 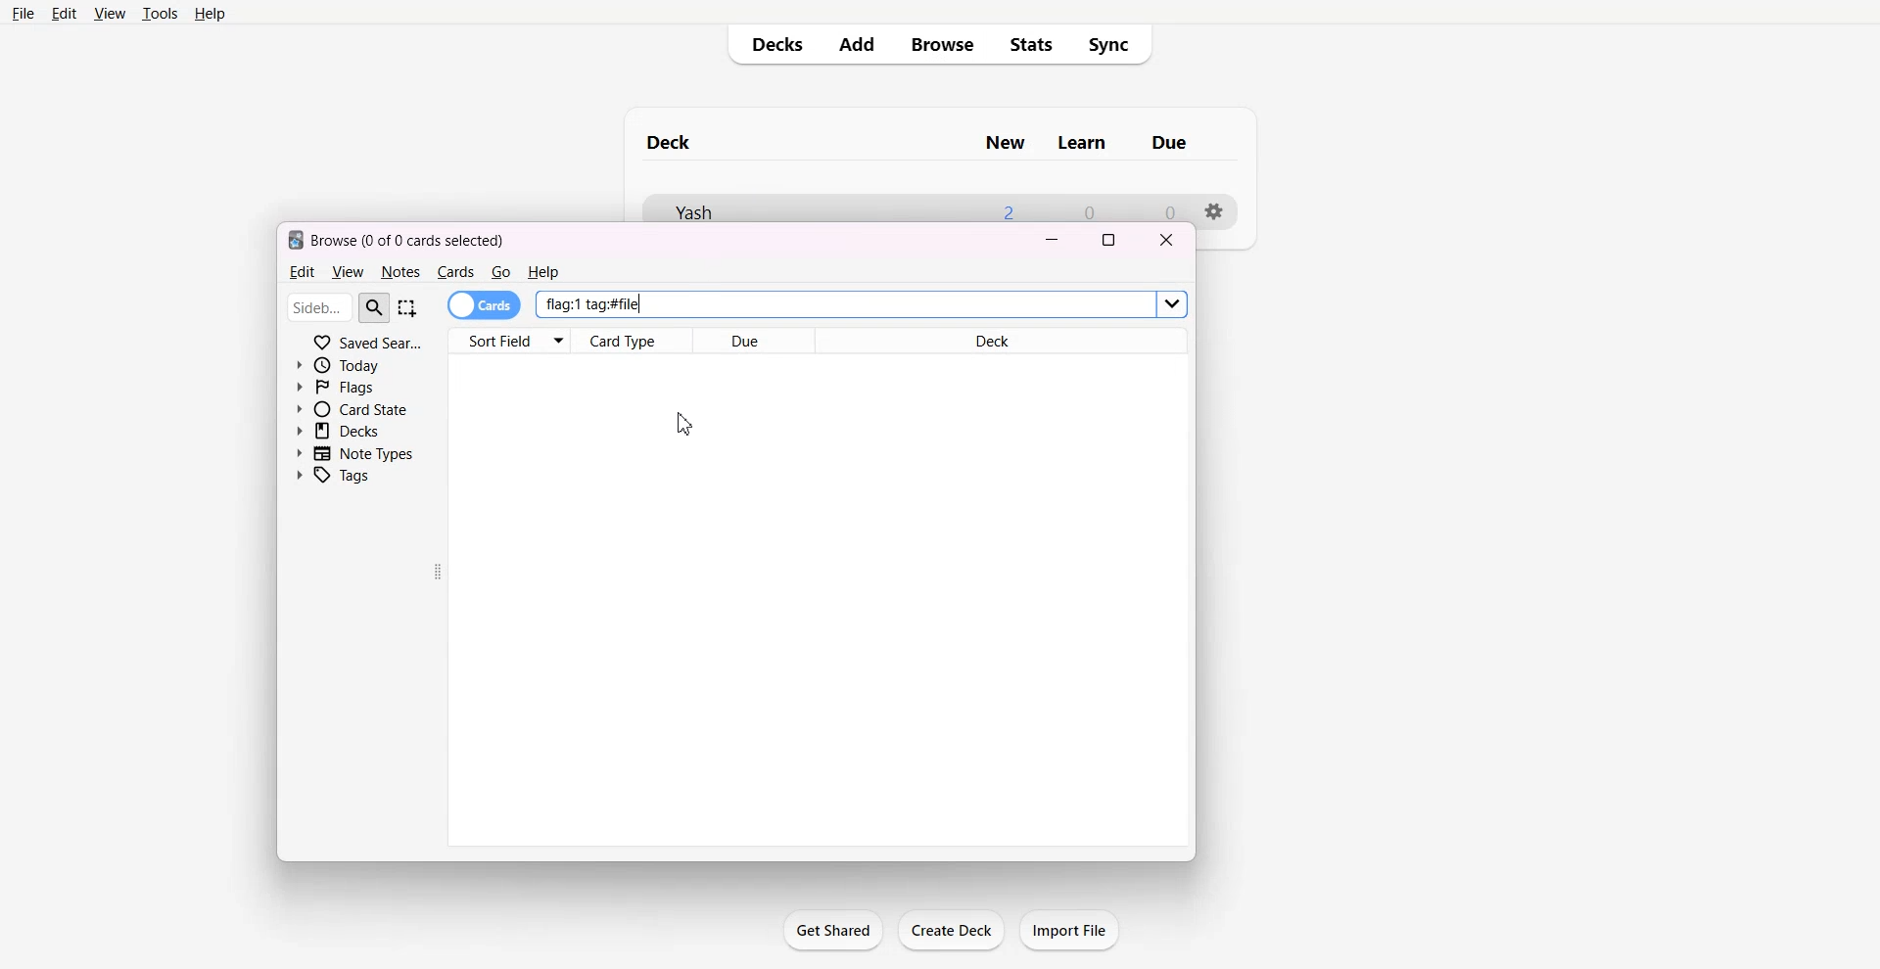 What do you see at coordinates (442, 574) in the screenshot?
I see `Drag Handle` at bounding box center [442, 574].